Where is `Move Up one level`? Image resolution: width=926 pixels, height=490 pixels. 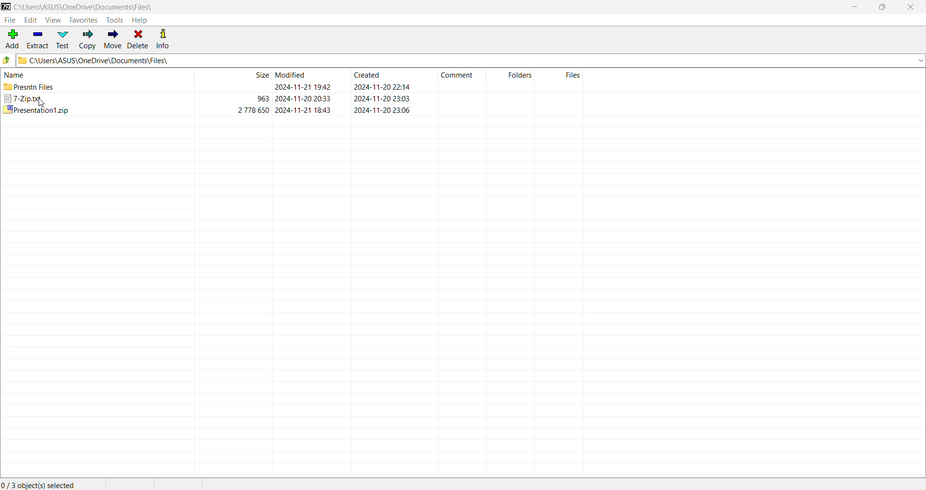
Move Up one level is located at coordinates (7, 61).